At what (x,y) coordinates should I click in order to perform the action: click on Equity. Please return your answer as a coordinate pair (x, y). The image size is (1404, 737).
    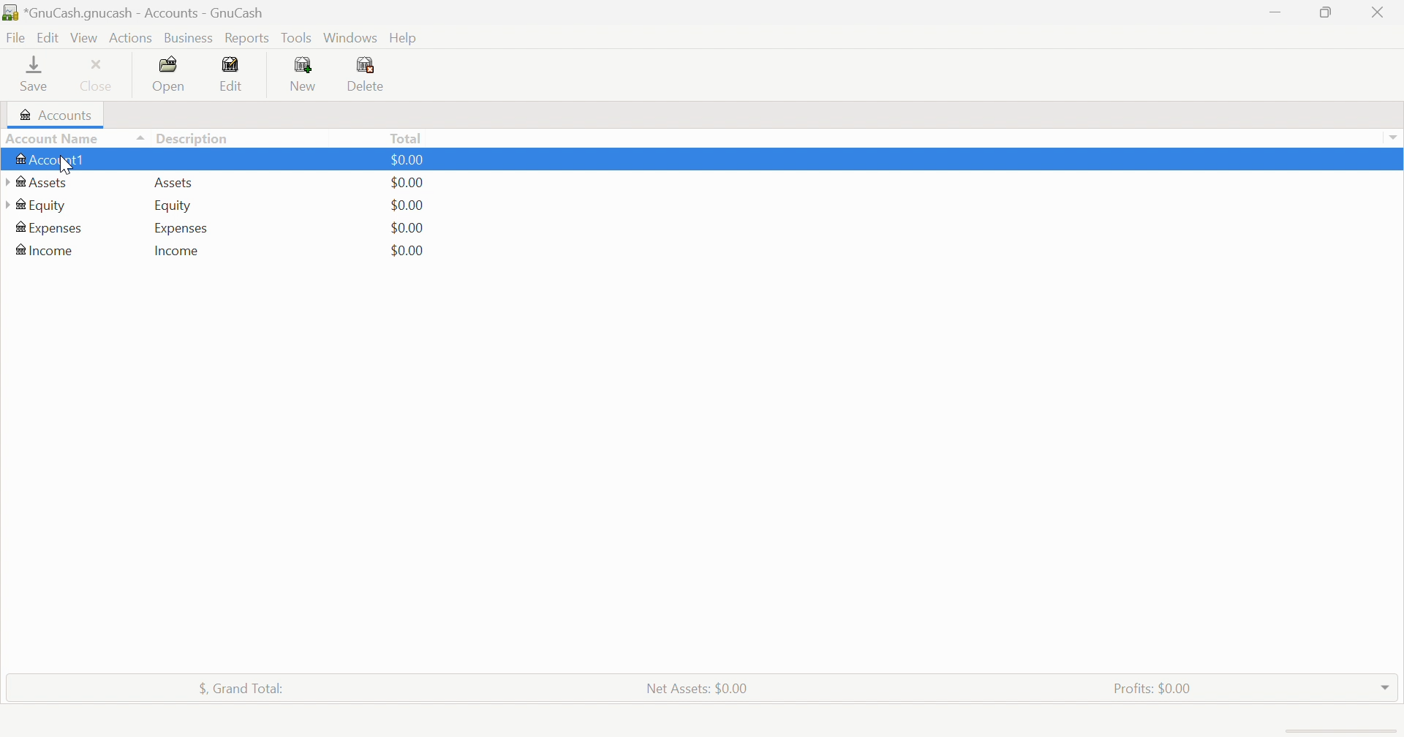
    Looking at the image, I should click on (43, 206).